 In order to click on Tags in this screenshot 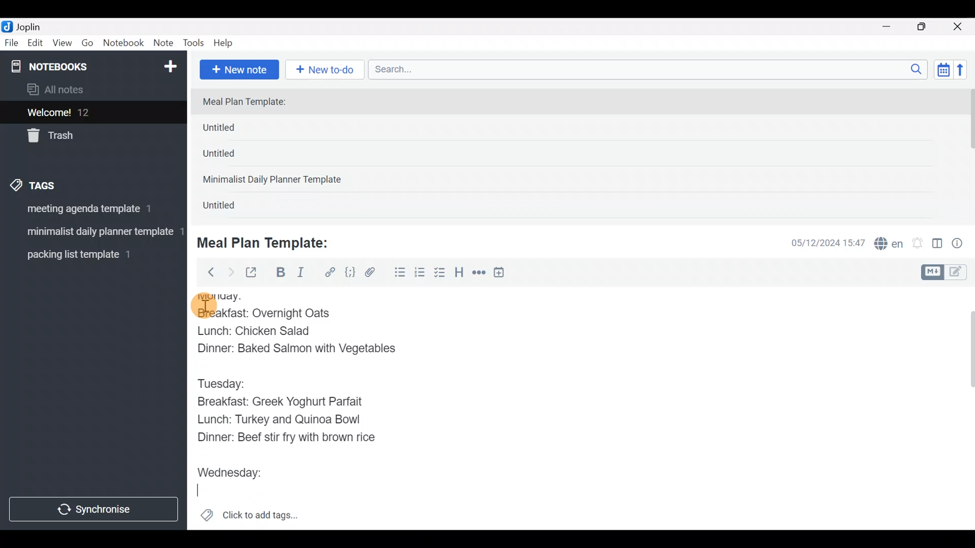, I will do `click(57, 184)`.